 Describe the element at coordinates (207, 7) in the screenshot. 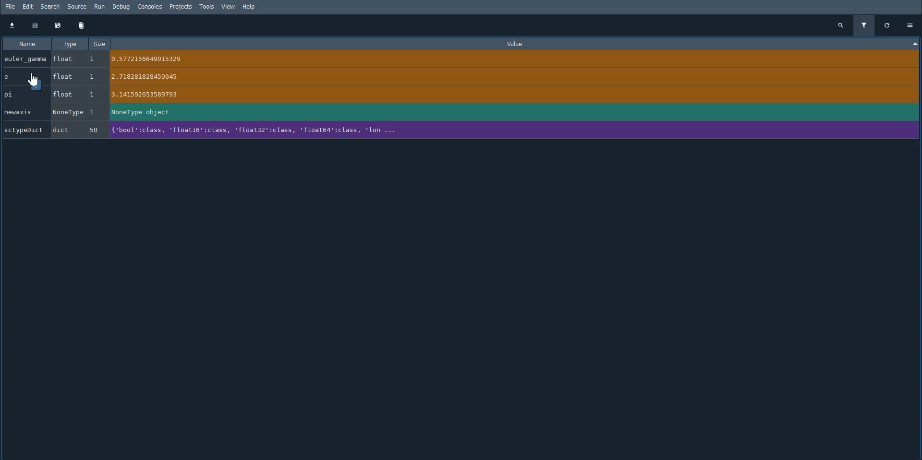

I see `Tools` at that location.